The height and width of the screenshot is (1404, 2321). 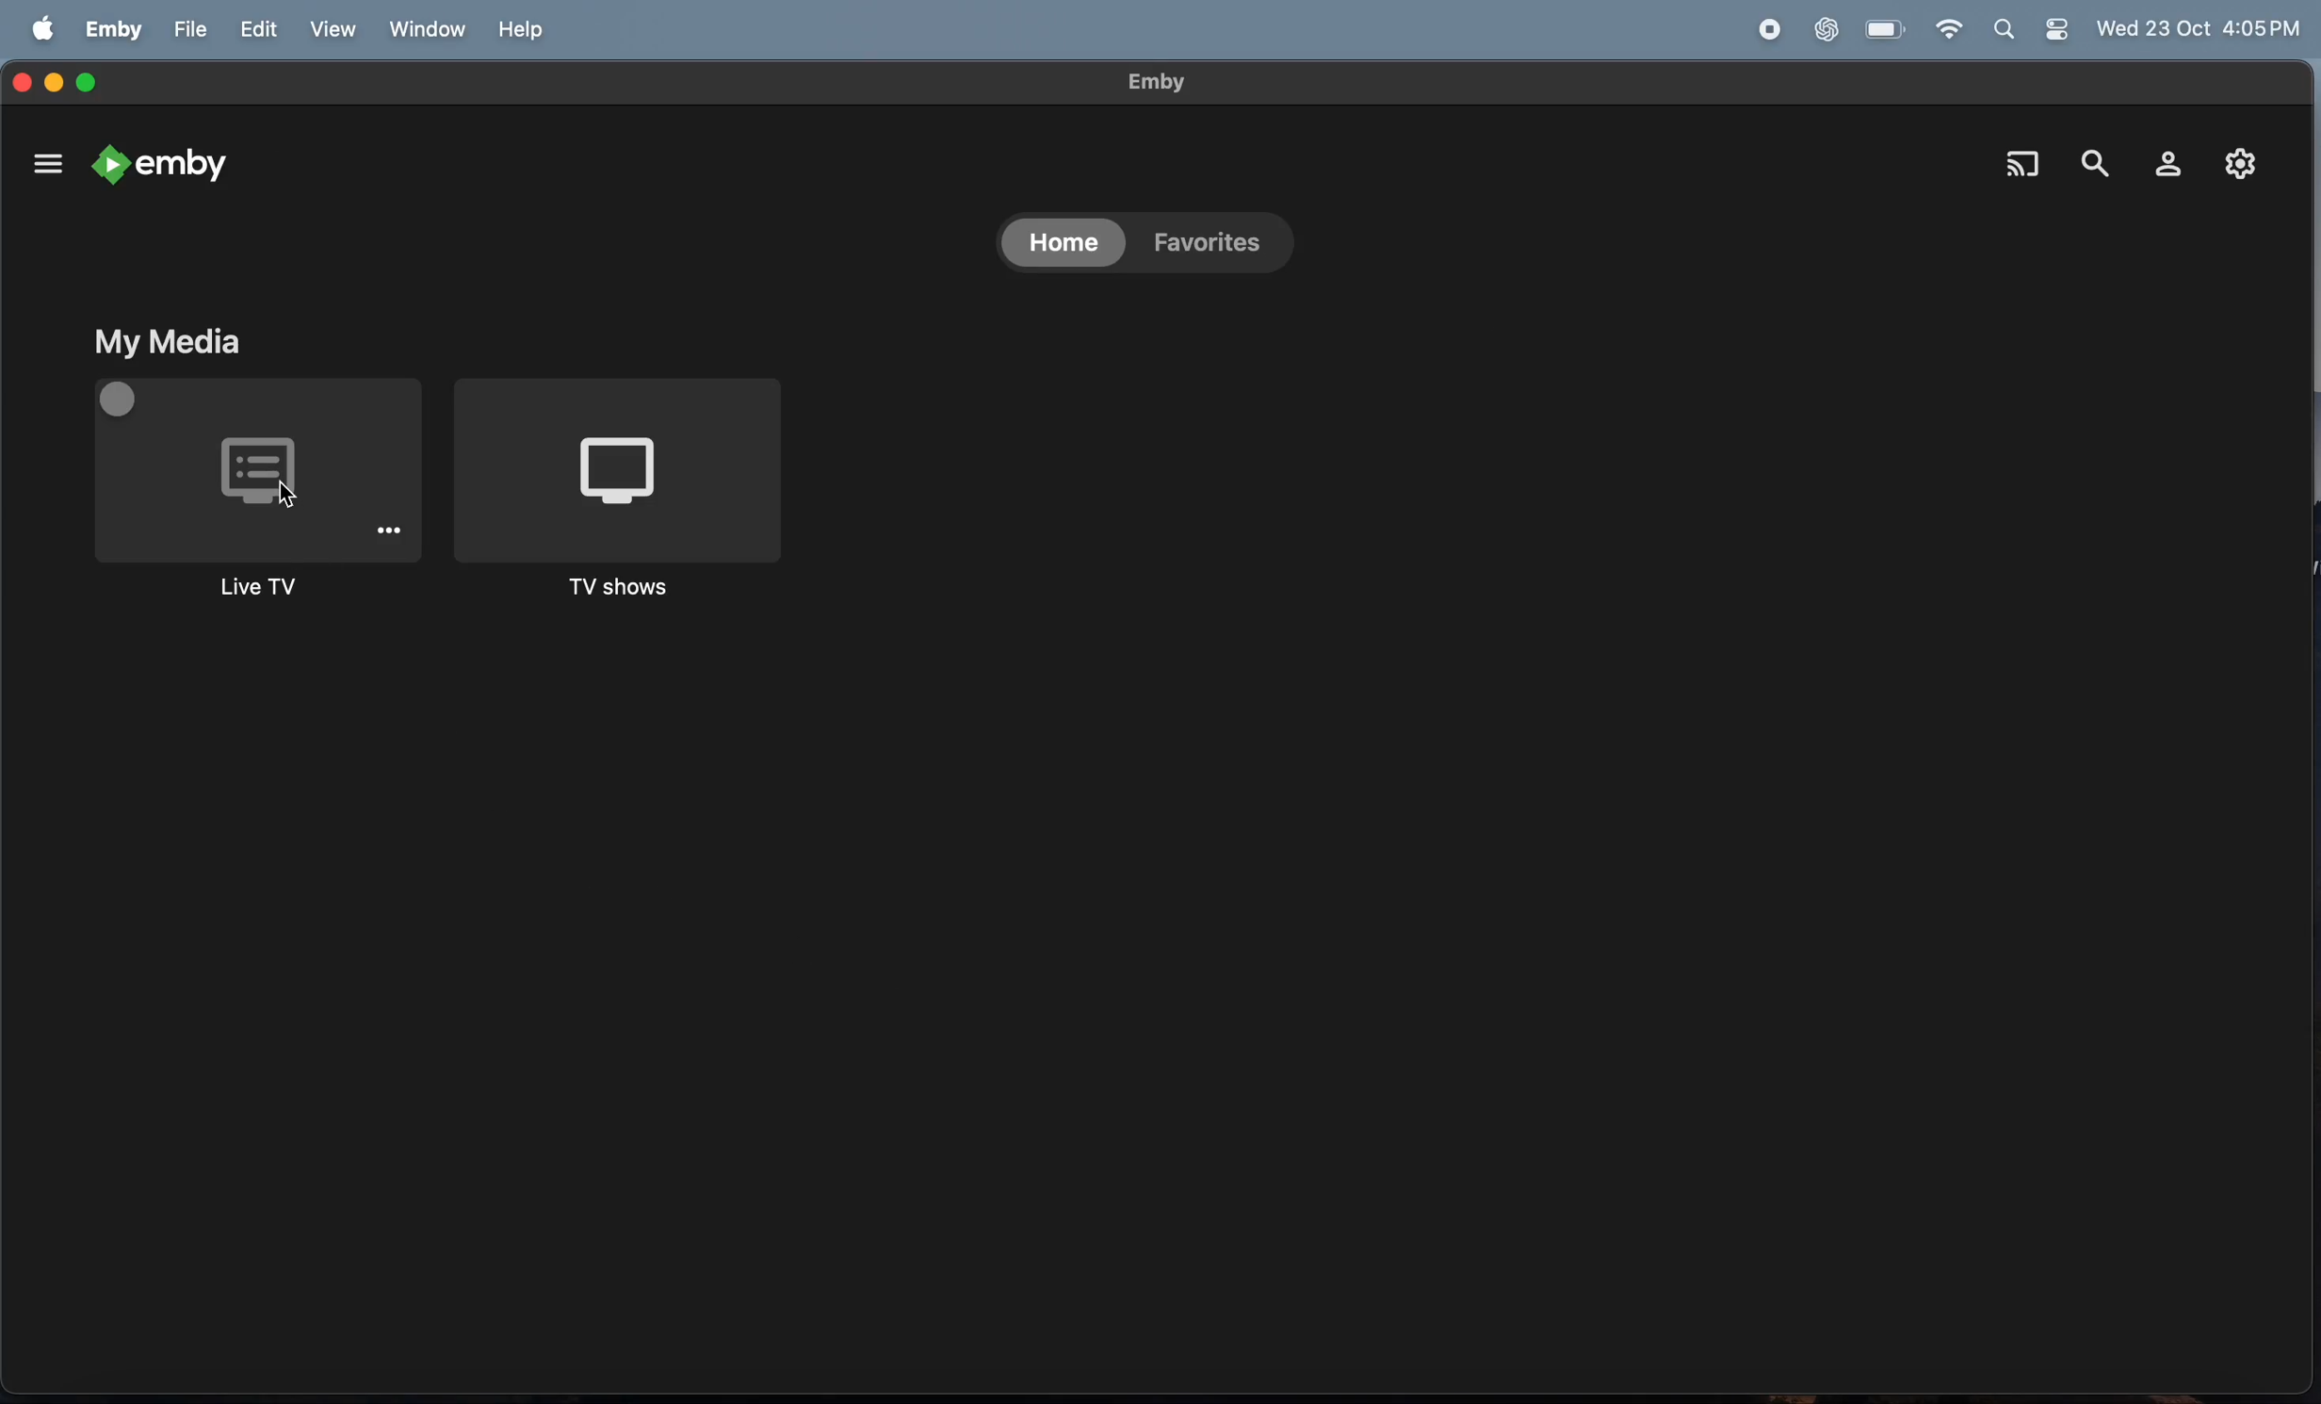 What do you see at coordinates (44, 159) in the screenshot?
I see `option` at bounding box center [44, 159].